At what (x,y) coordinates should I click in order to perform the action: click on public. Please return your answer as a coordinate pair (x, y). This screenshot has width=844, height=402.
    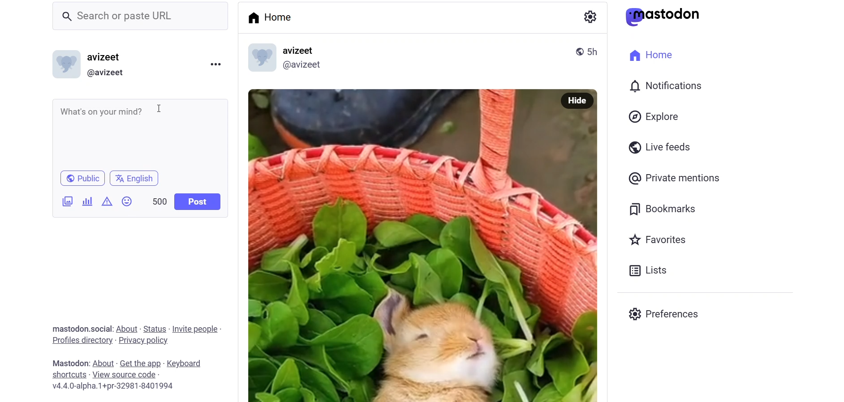
    Looking at the image, I should click on (577, 50).